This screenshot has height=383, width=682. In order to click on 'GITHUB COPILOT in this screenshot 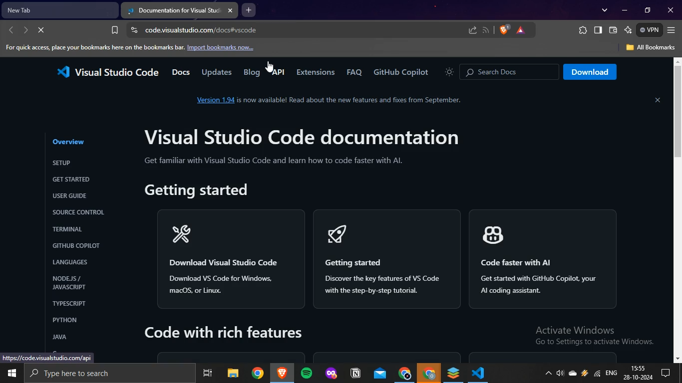, I will do `click(75, 246)`.